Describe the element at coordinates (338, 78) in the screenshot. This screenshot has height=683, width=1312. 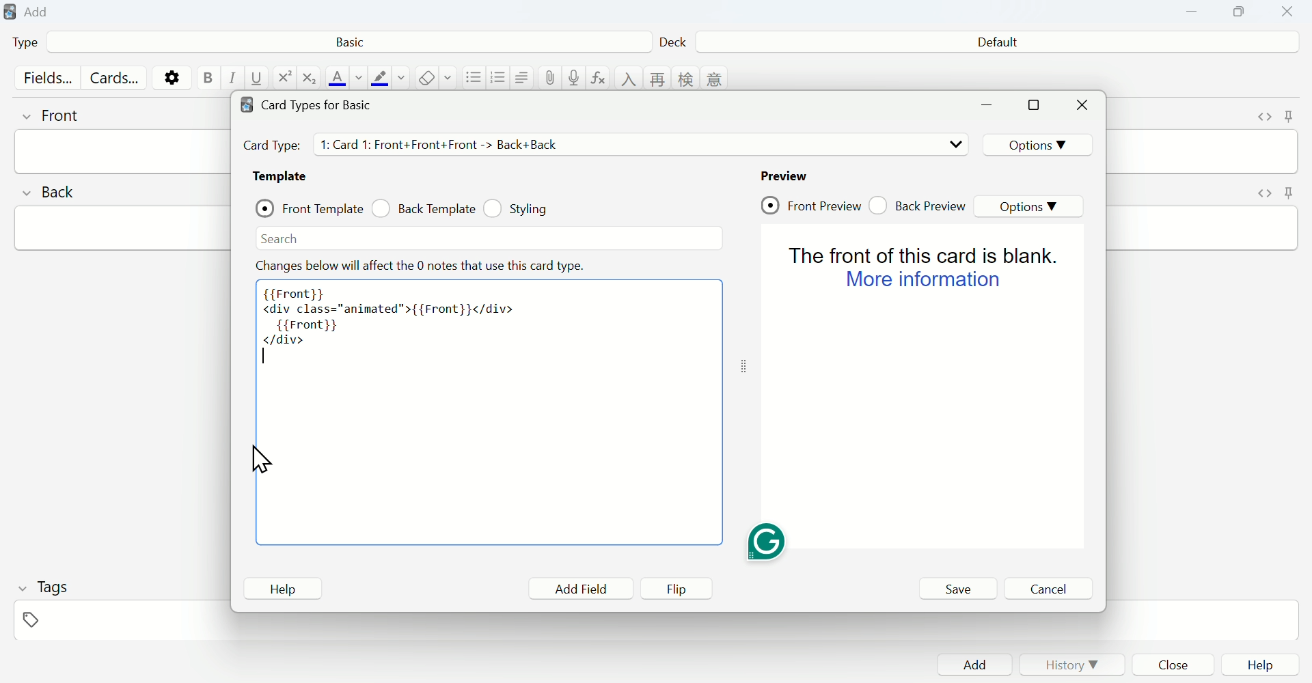
I see `text color` at that location.